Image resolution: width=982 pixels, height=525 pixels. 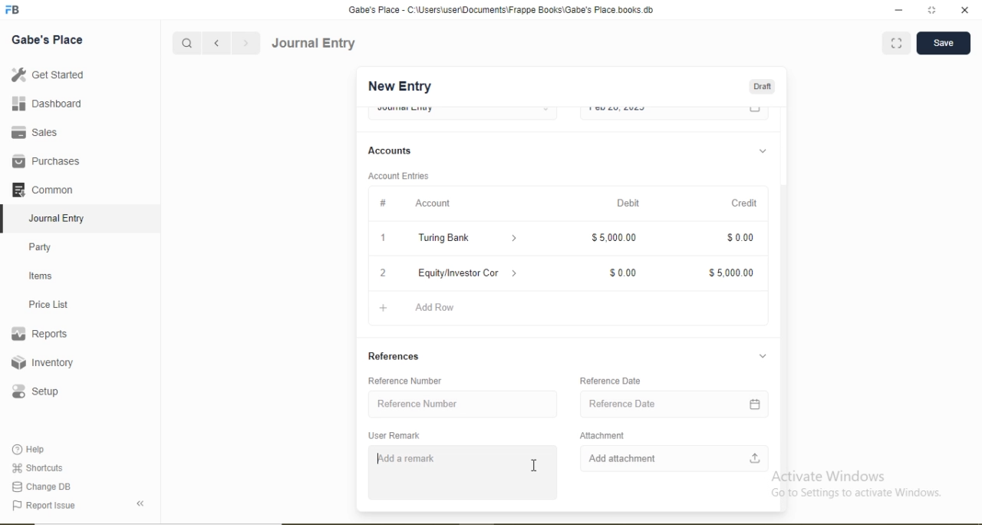 I want to click on Journal Entry, so click(x=58, y=219).